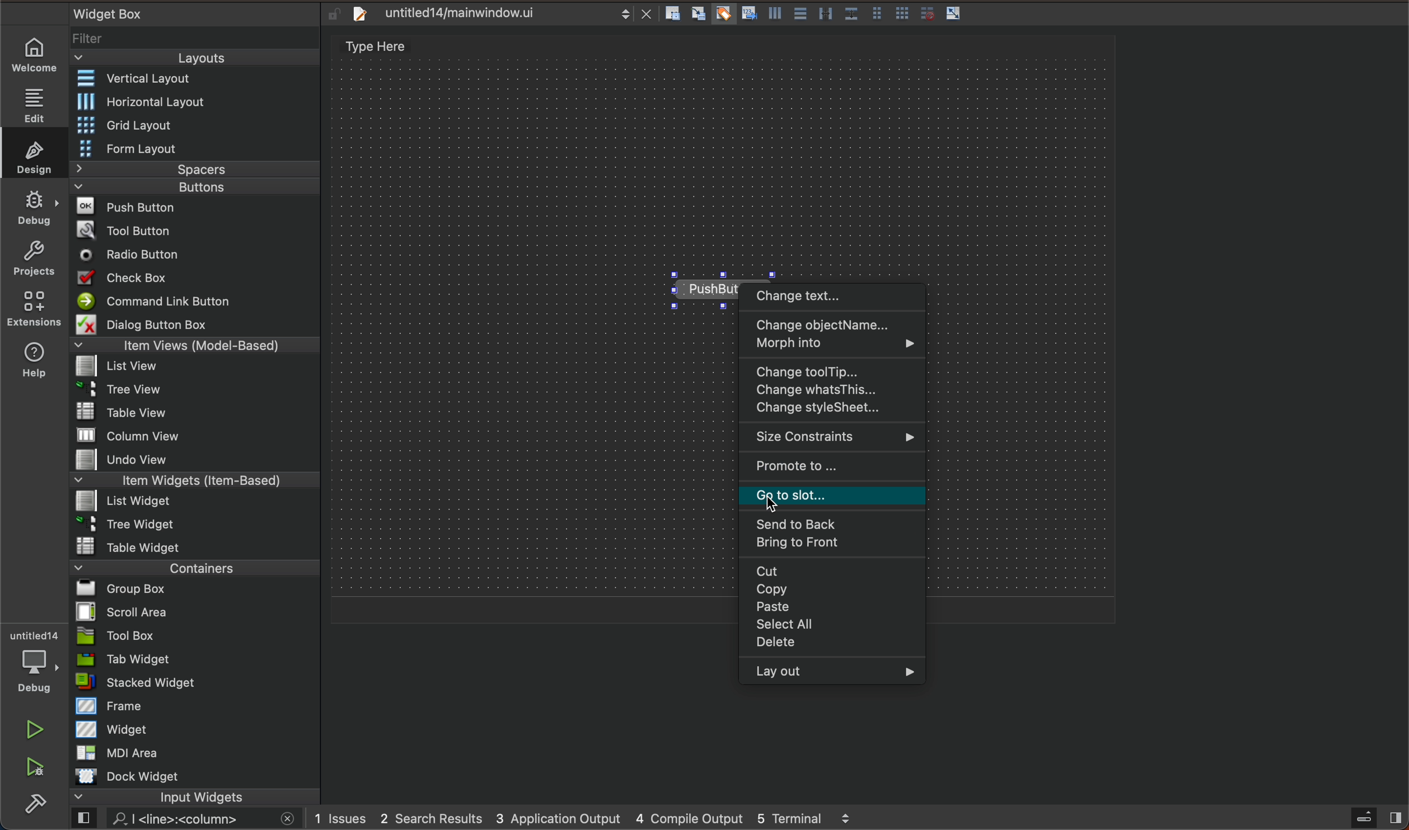  What do you see at coordinates (831, 523) in the screenshot?
I see `send to back` at bounding box center [831, 523].